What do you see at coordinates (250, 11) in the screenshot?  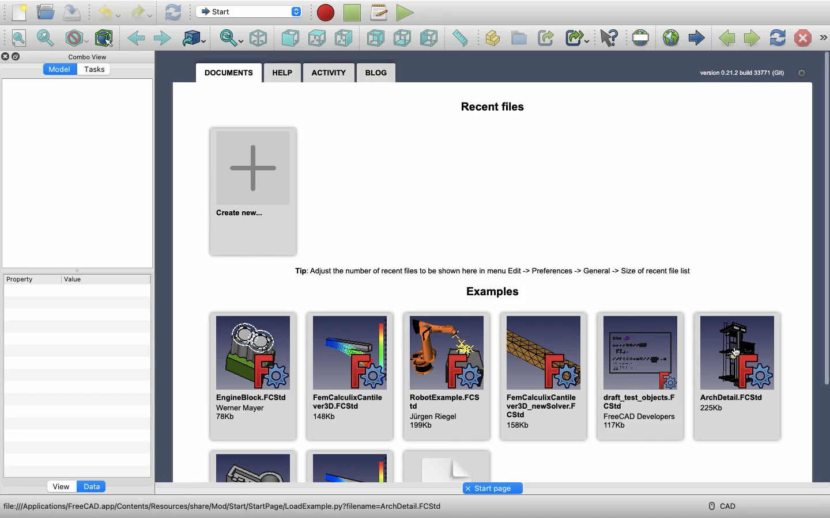 I see `Switch between workbenches` at bounding box center [250, 11].